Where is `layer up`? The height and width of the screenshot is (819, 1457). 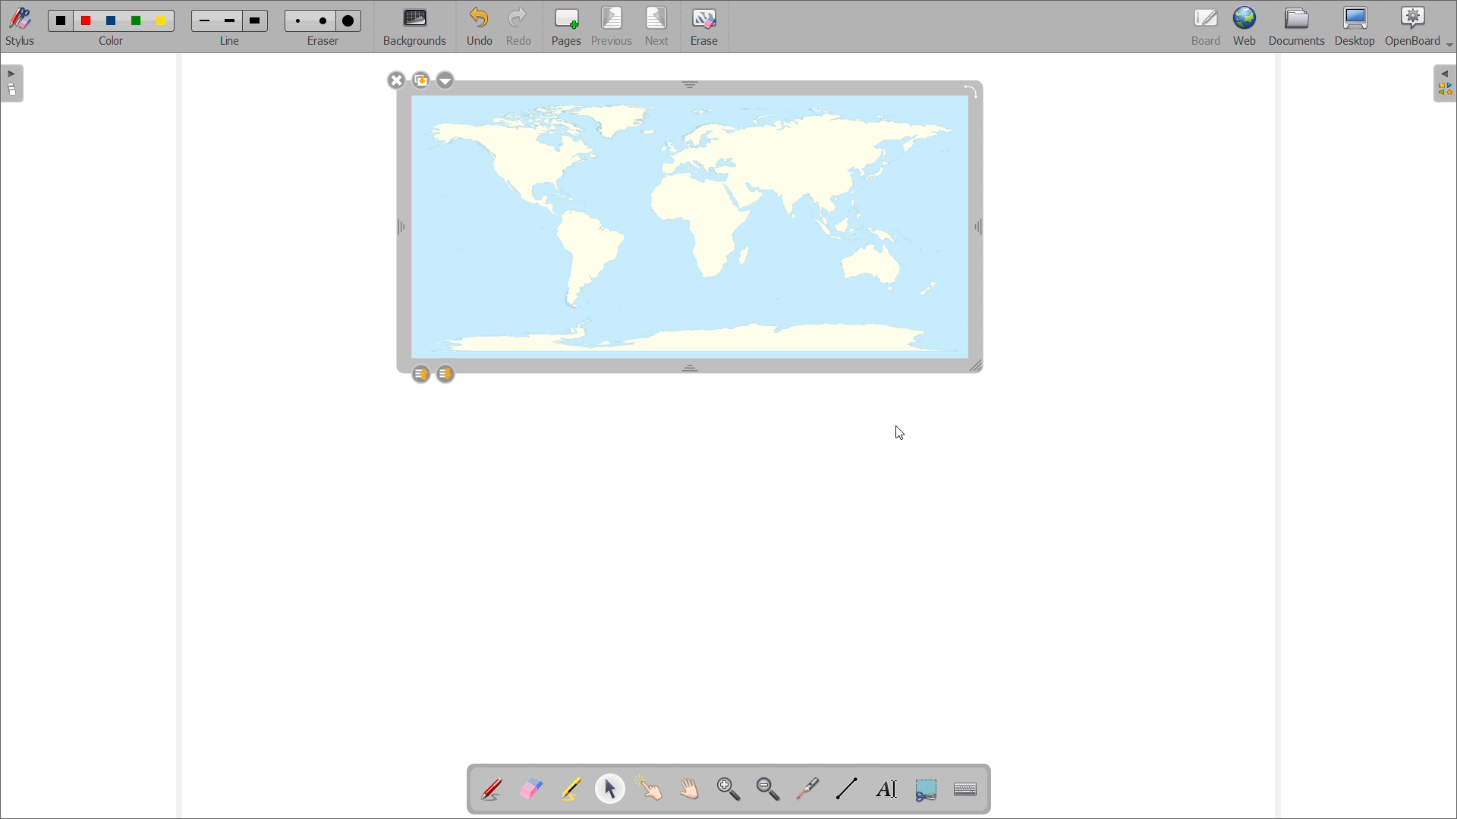 layer up is located at coordinates (421, 373).